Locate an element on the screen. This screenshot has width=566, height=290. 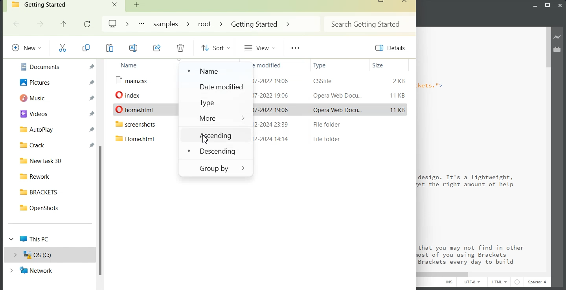
OS(C:) is located at coordinates (50, 254).